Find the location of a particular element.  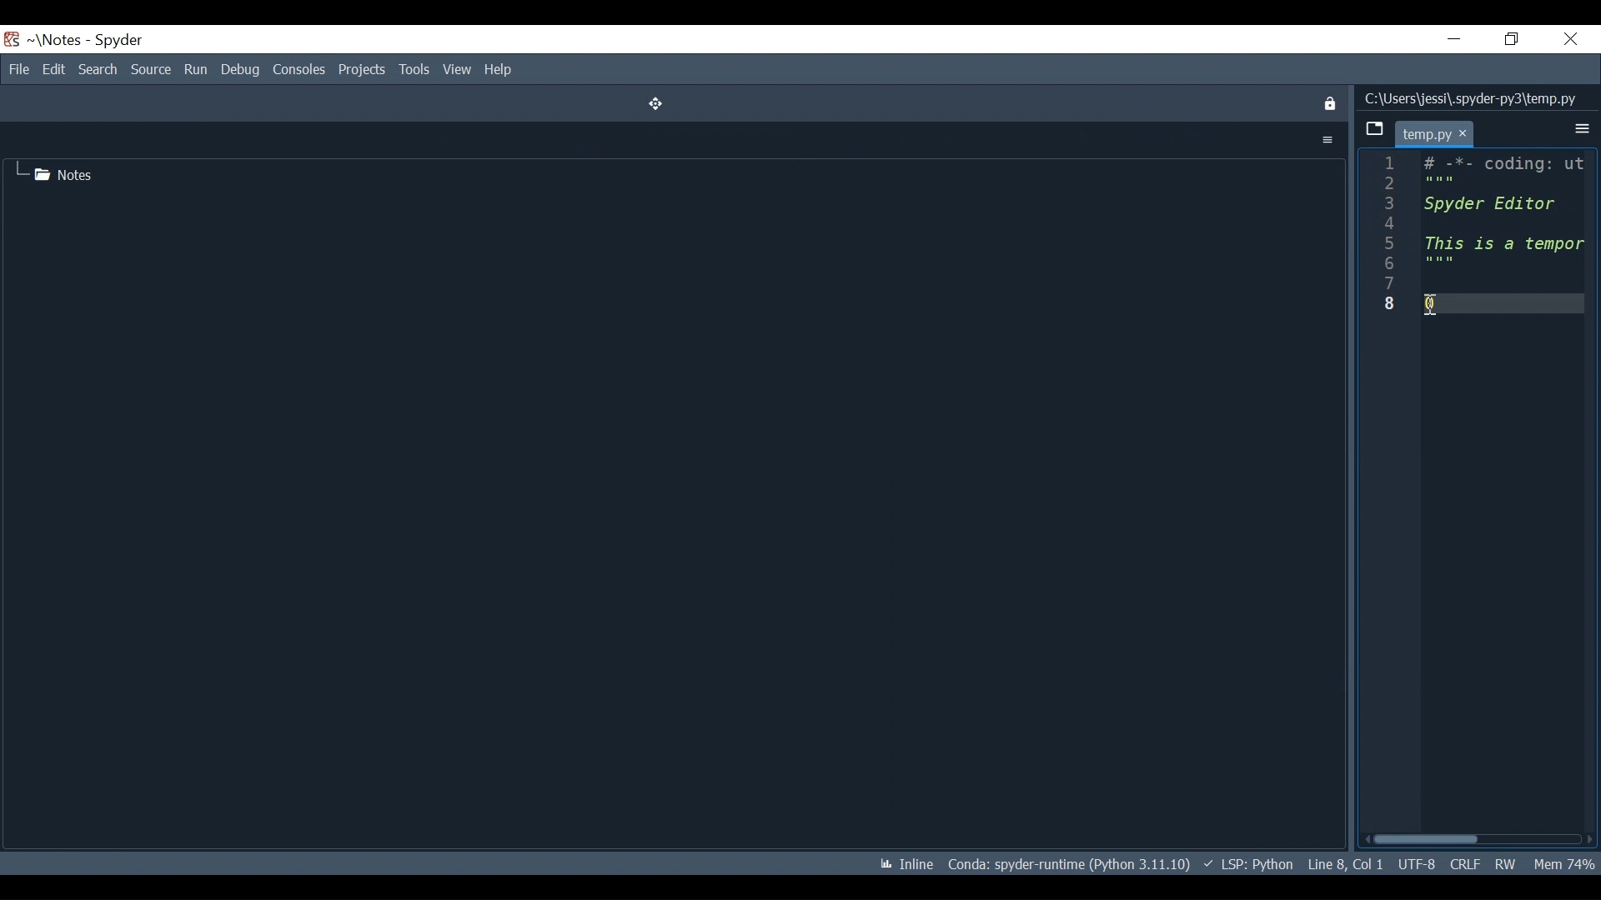

Insertion Cursor is located at coordinates (1433, 302).